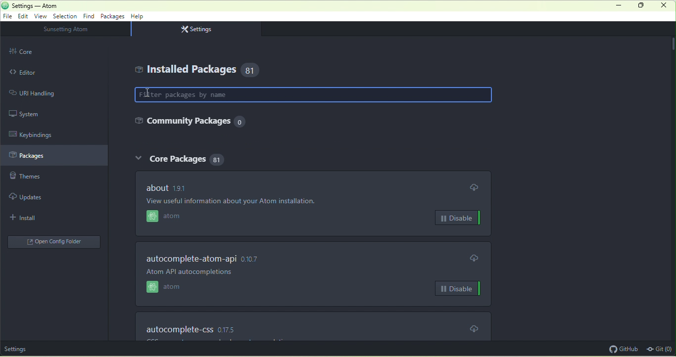  Describe the element at coordinates (4, 5) in the screenshot. I see `atom logo` at that location.